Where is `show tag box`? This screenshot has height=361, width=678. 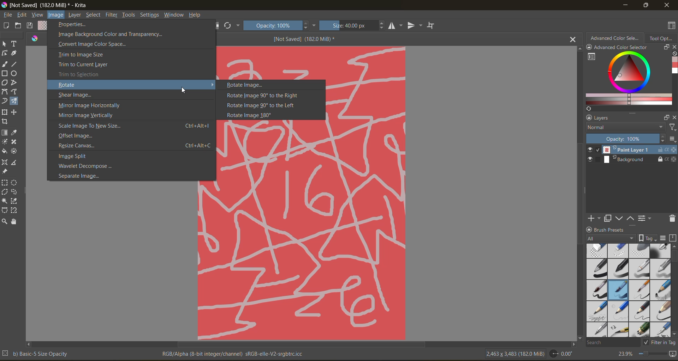 show tag box is located at coordinates (647, 237).